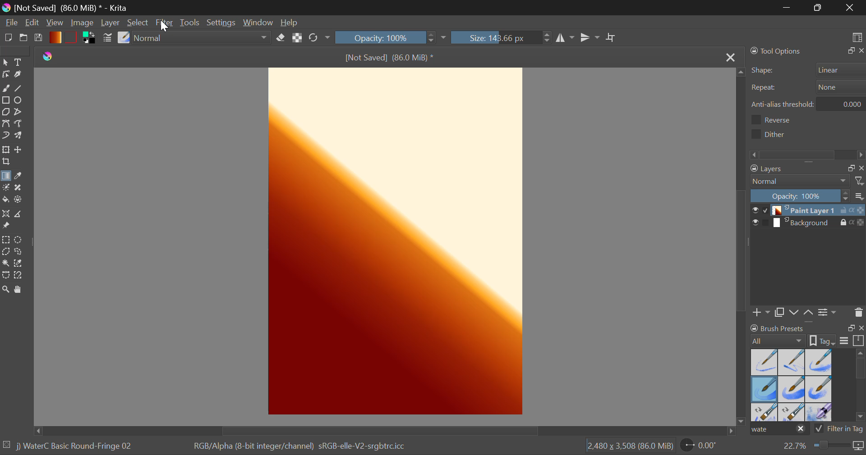 The width and height of the screenshot is (866, 455). I want to click on background, so click(806, 223).